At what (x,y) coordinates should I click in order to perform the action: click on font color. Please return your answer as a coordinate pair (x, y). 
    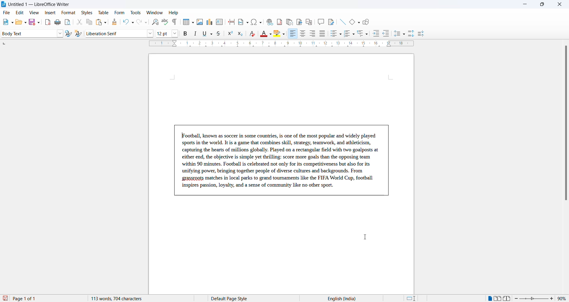
    Looking at the image, I should click on (266, 34).